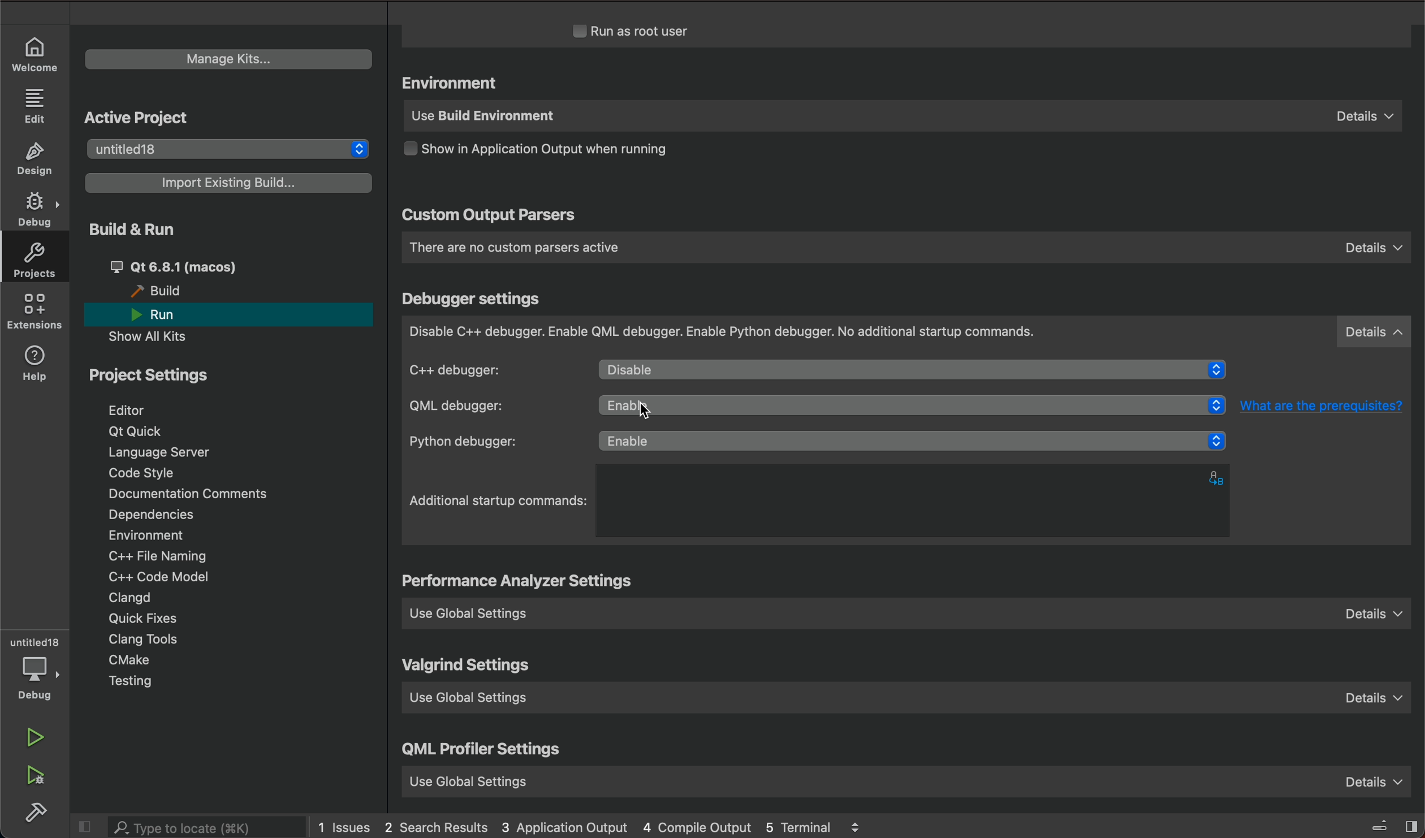  I want to click on code style, so click(144, 474).